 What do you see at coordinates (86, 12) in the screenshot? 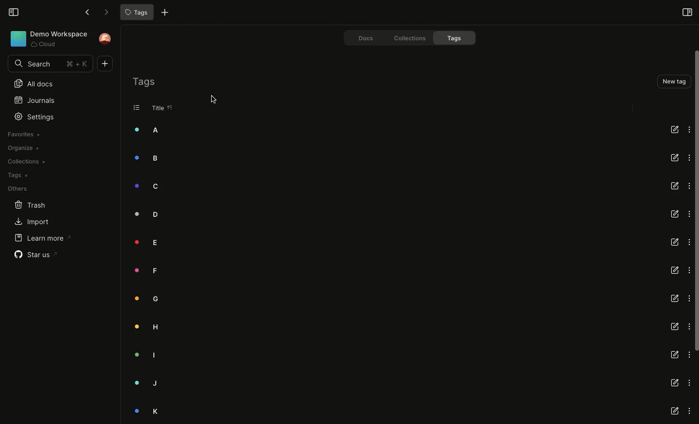
I see `Back` at bounding box center [86, 12].